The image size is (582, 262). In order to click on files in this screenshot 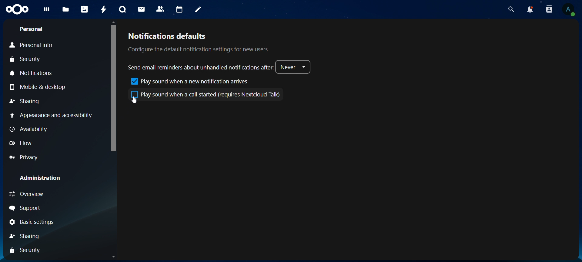, I will do `click(65, 9)`.